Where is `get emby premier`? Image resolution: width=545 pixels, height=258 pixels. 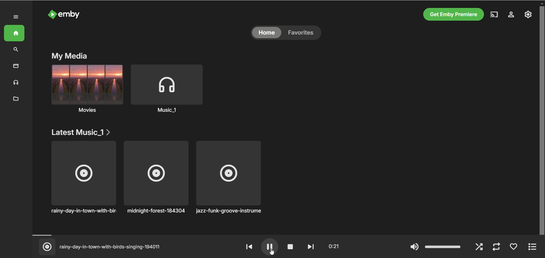
get emby premier is located at coordinates (454, 15).